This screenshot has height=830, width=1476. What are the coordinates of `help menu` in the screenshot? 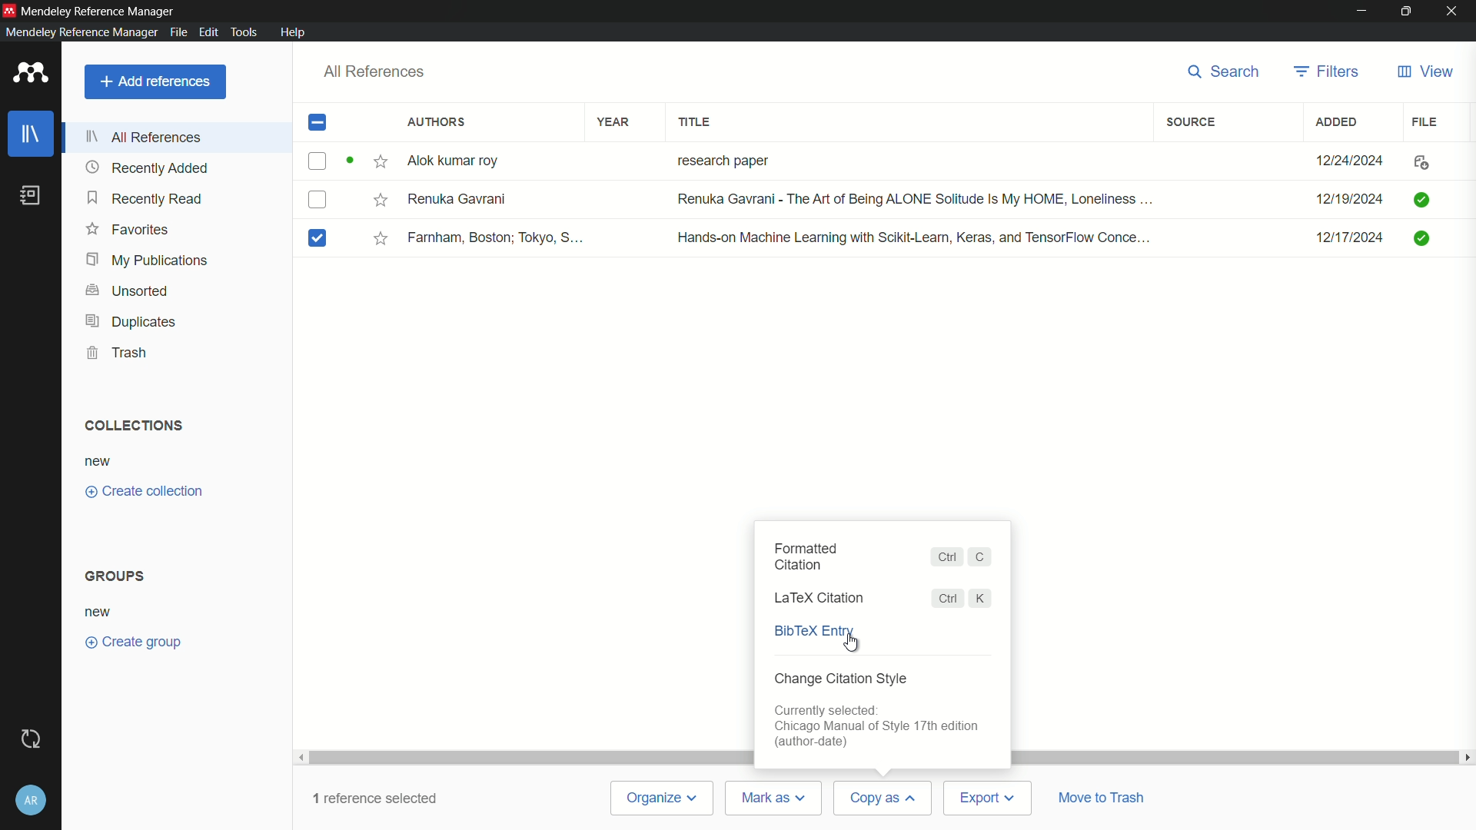 It's located at (295, 32).